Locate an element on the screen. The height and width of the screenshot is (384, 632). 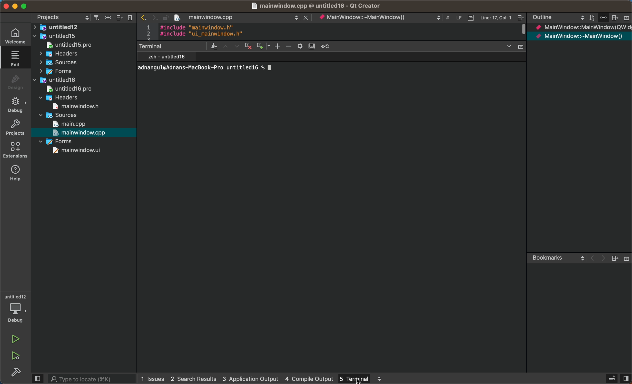
Main window-main window is located at coordinates (583, 28).